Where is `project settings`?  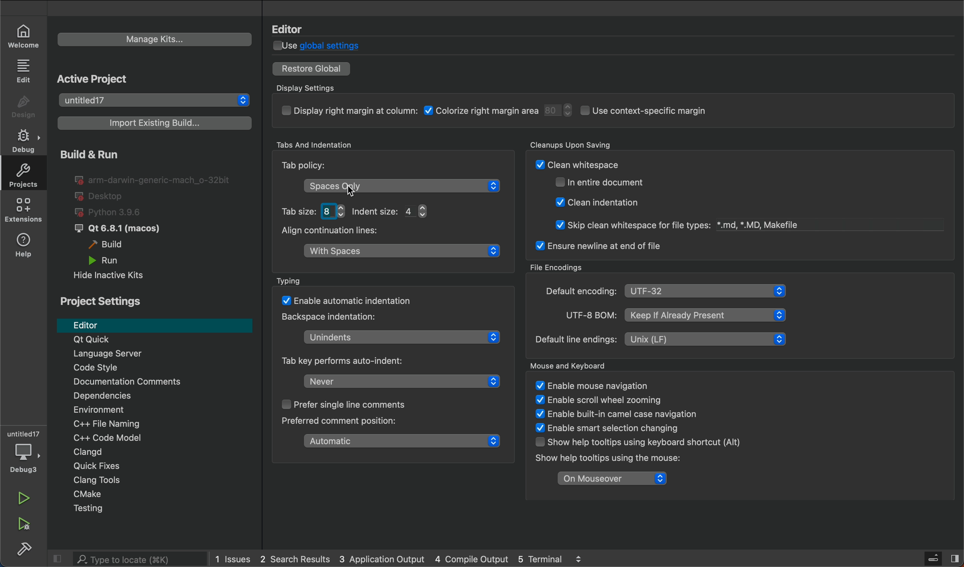
project settings is located at coordinates (101, 301).